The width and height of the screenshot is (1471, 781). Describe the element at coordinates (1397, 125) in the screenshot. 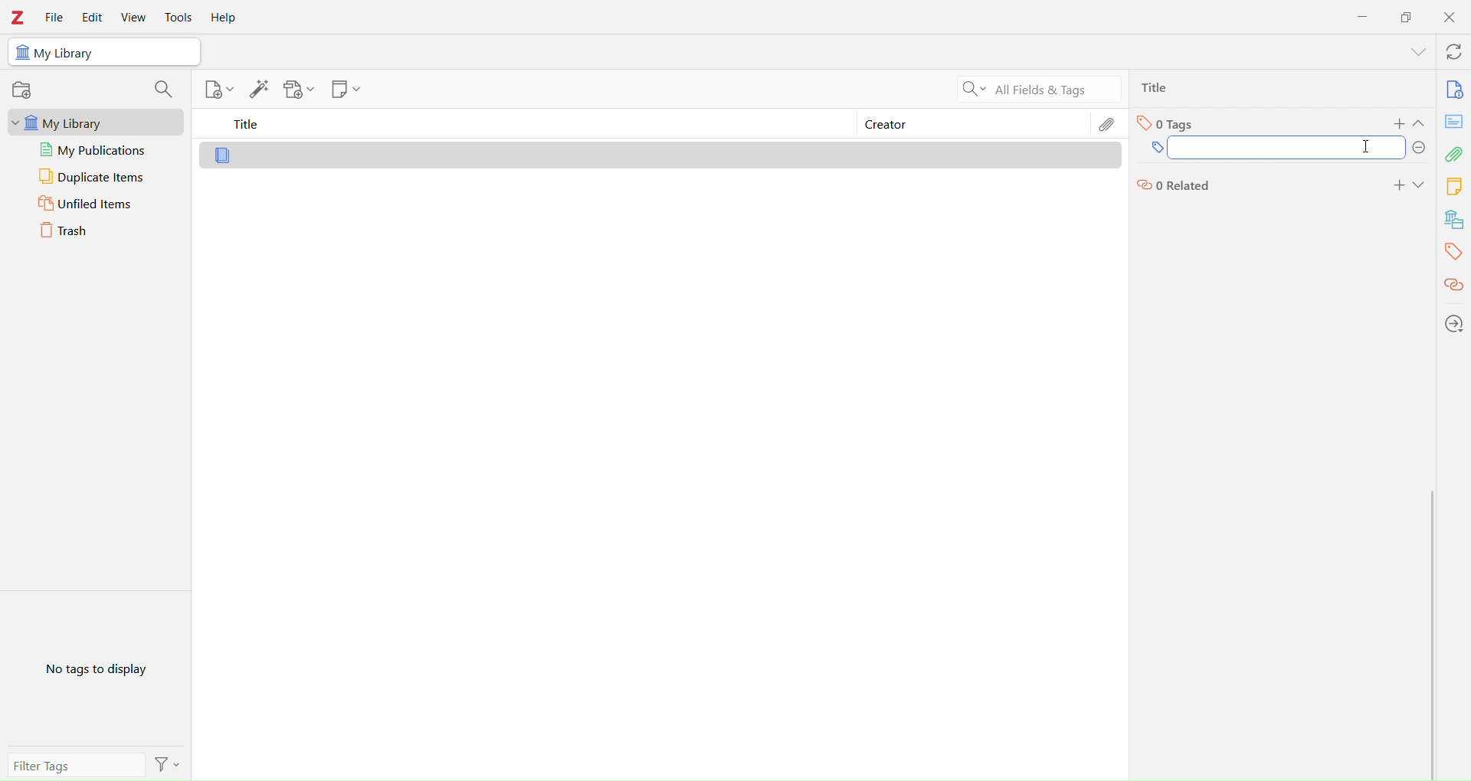

I see `` at that location.